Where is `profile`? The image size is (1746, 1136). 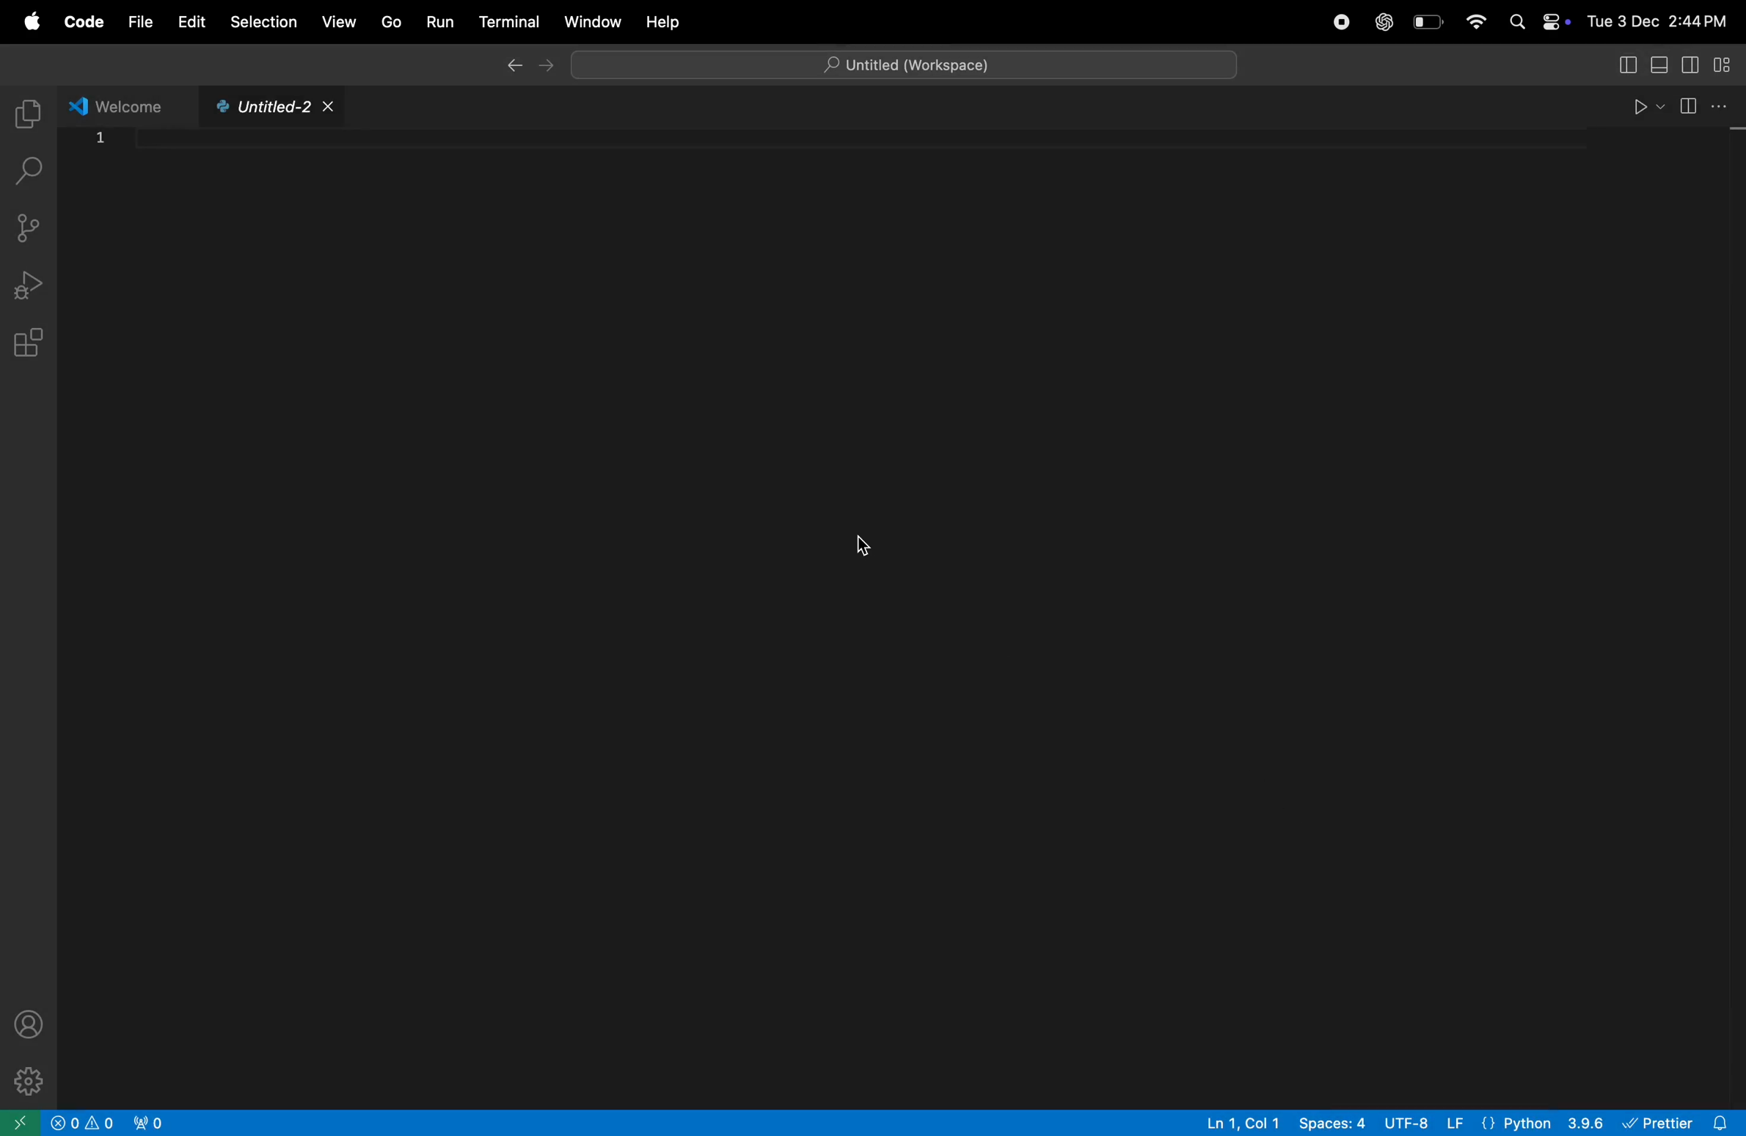 profile is located at coordinates (29, 1022).